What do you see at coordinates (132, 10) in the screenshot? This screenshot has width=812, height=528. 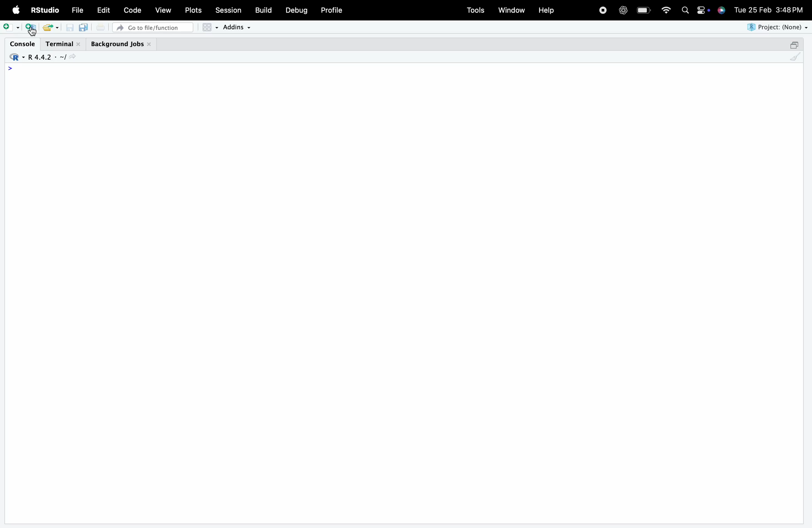 I see `Code` at bounding box center [132, 10].